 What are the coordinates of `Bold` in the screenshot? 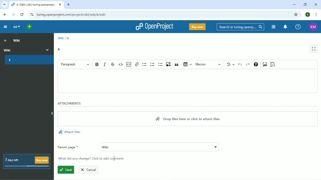 It's located at (97, 64).